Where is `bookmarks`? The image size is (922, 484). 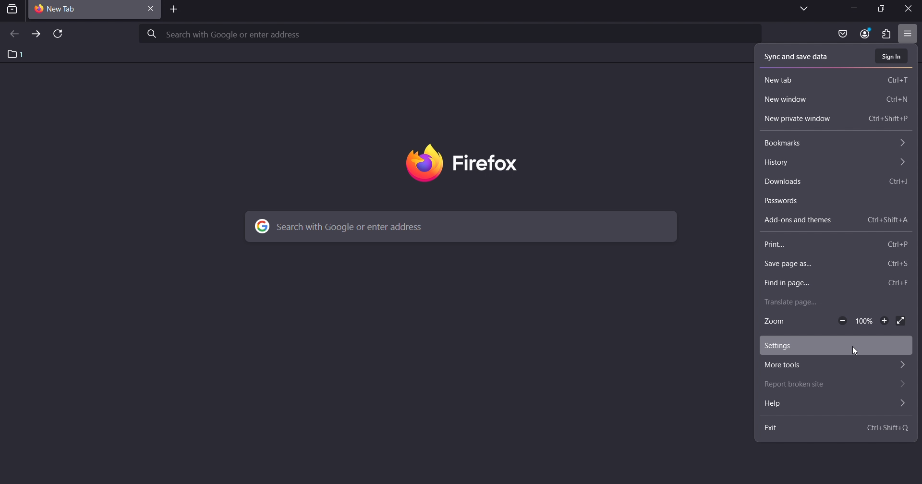
bookmarks is located at coordinates (833, 144).